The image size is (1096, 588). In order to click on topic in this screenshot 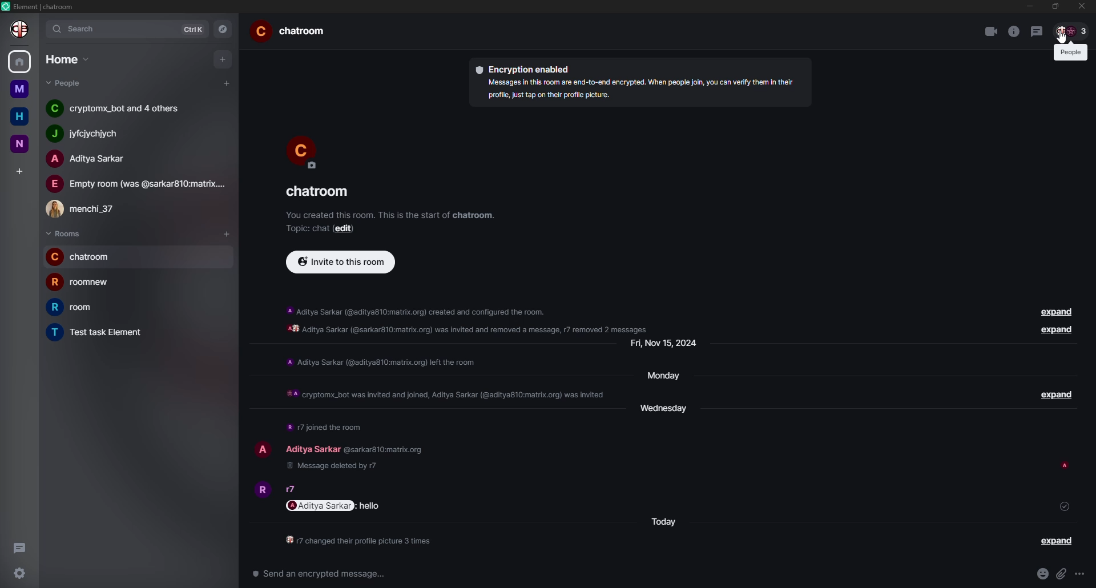, I will do `click(305, 228)`.